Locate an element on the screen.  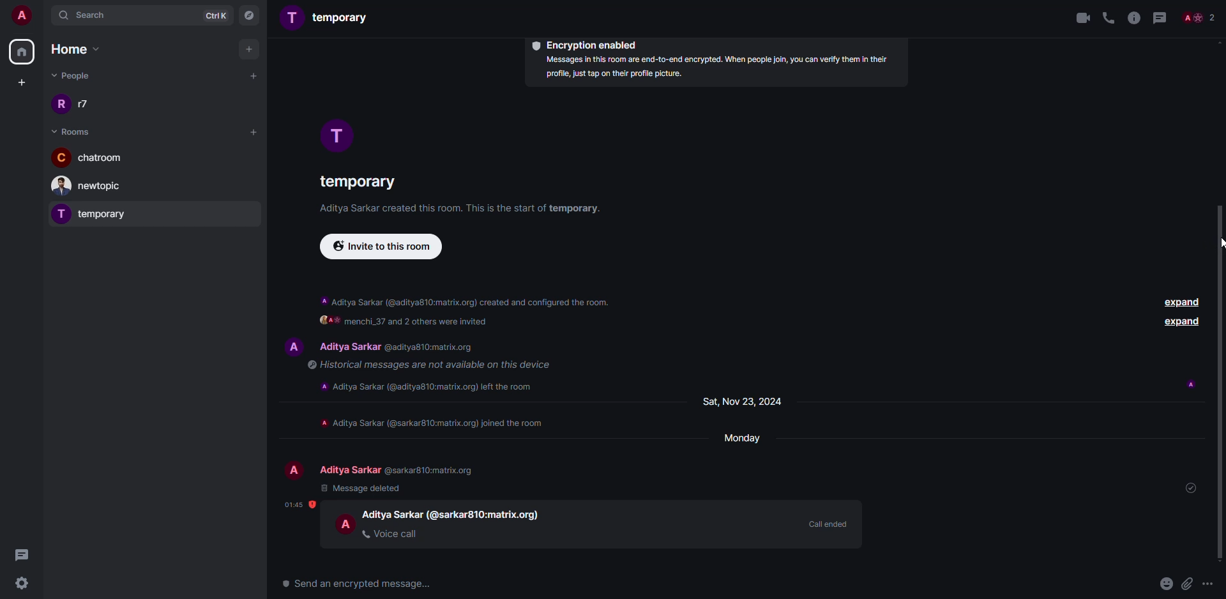
A Aditya Sarkar (@aditya810:matrix.org) created and configured the room.
@4# menchi_37 and 2 others were invited is located at coordinates (452, 310).